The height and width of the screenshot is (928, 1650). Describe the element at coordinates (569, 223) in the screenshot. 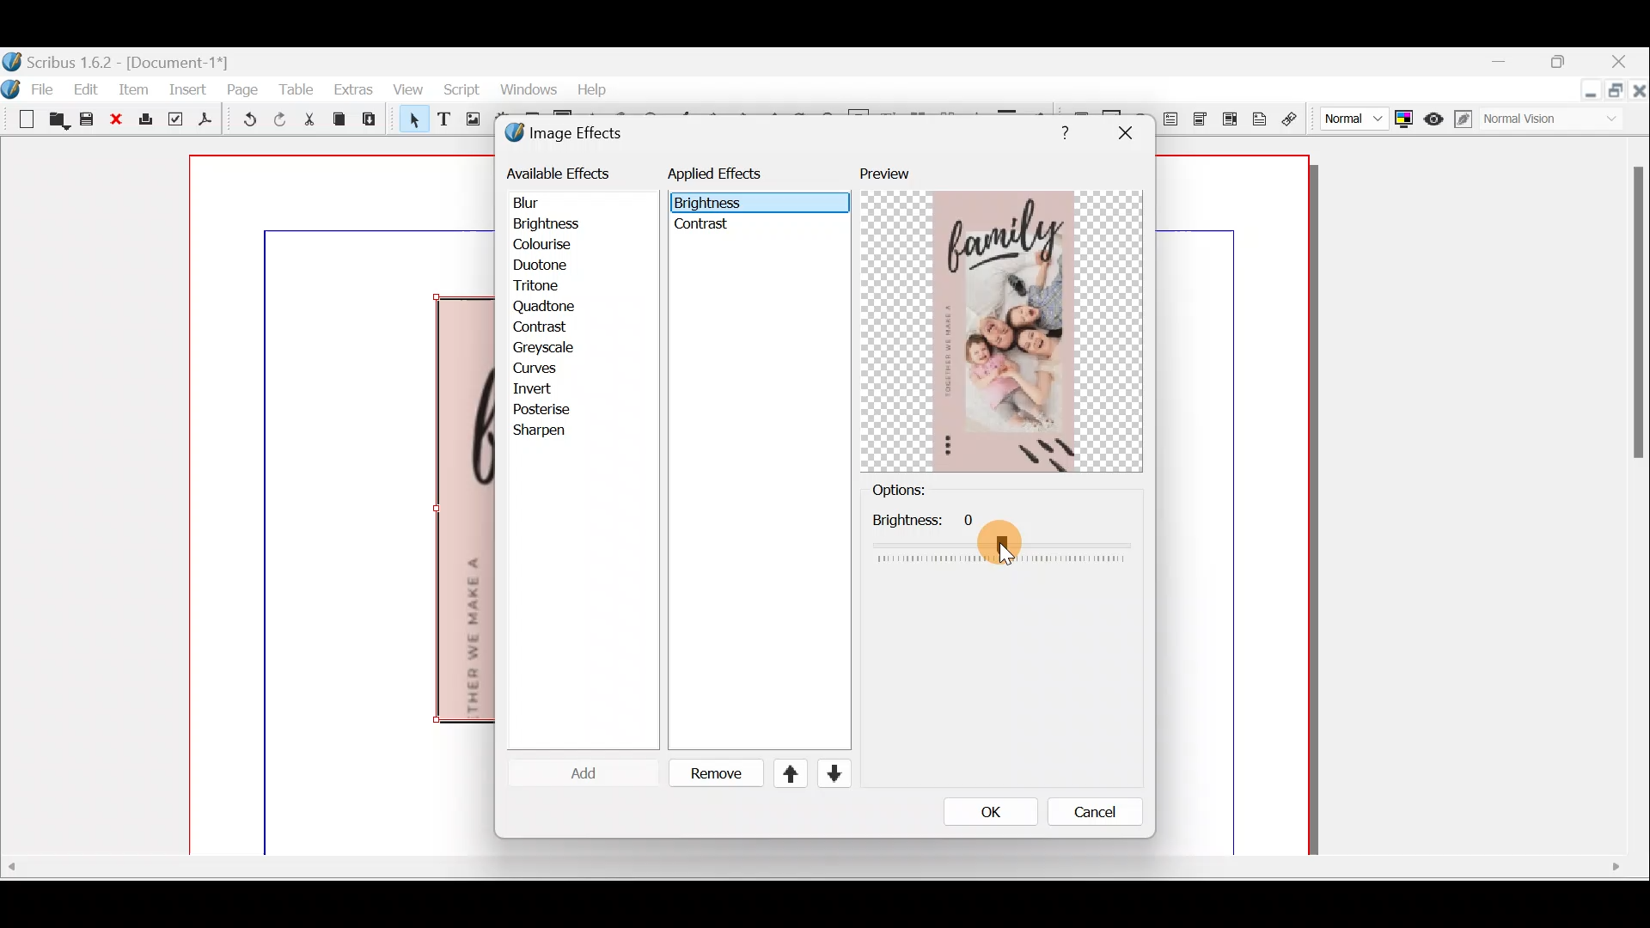

I see `Brightness` at that location.